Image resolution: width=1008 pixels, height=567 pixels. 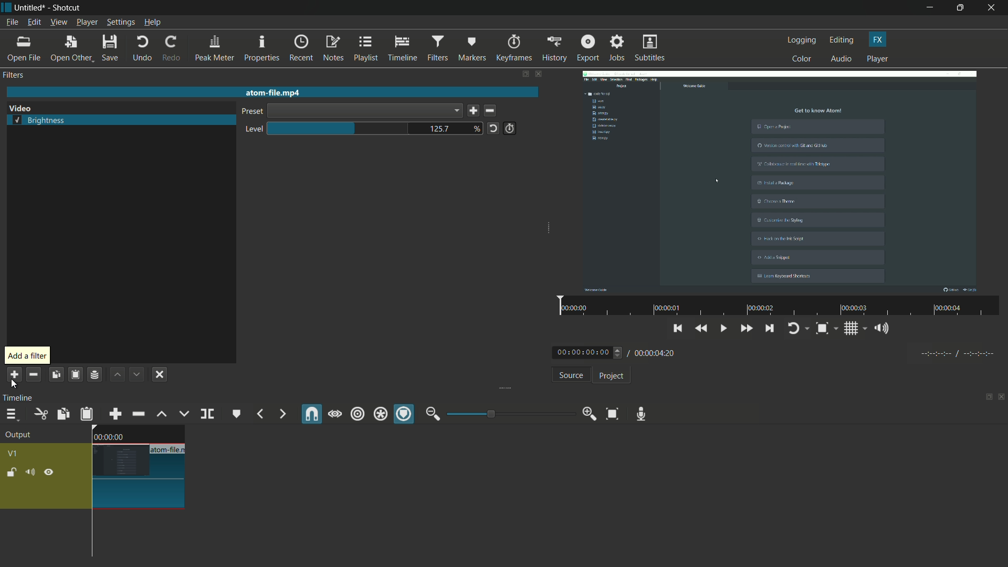 I want to click on show the volume control, so click(x=885, y=329).